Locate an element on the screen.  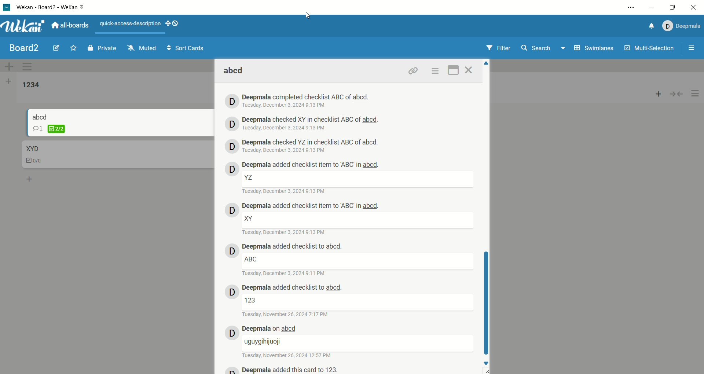
card title is located at coordinates (40, 116).